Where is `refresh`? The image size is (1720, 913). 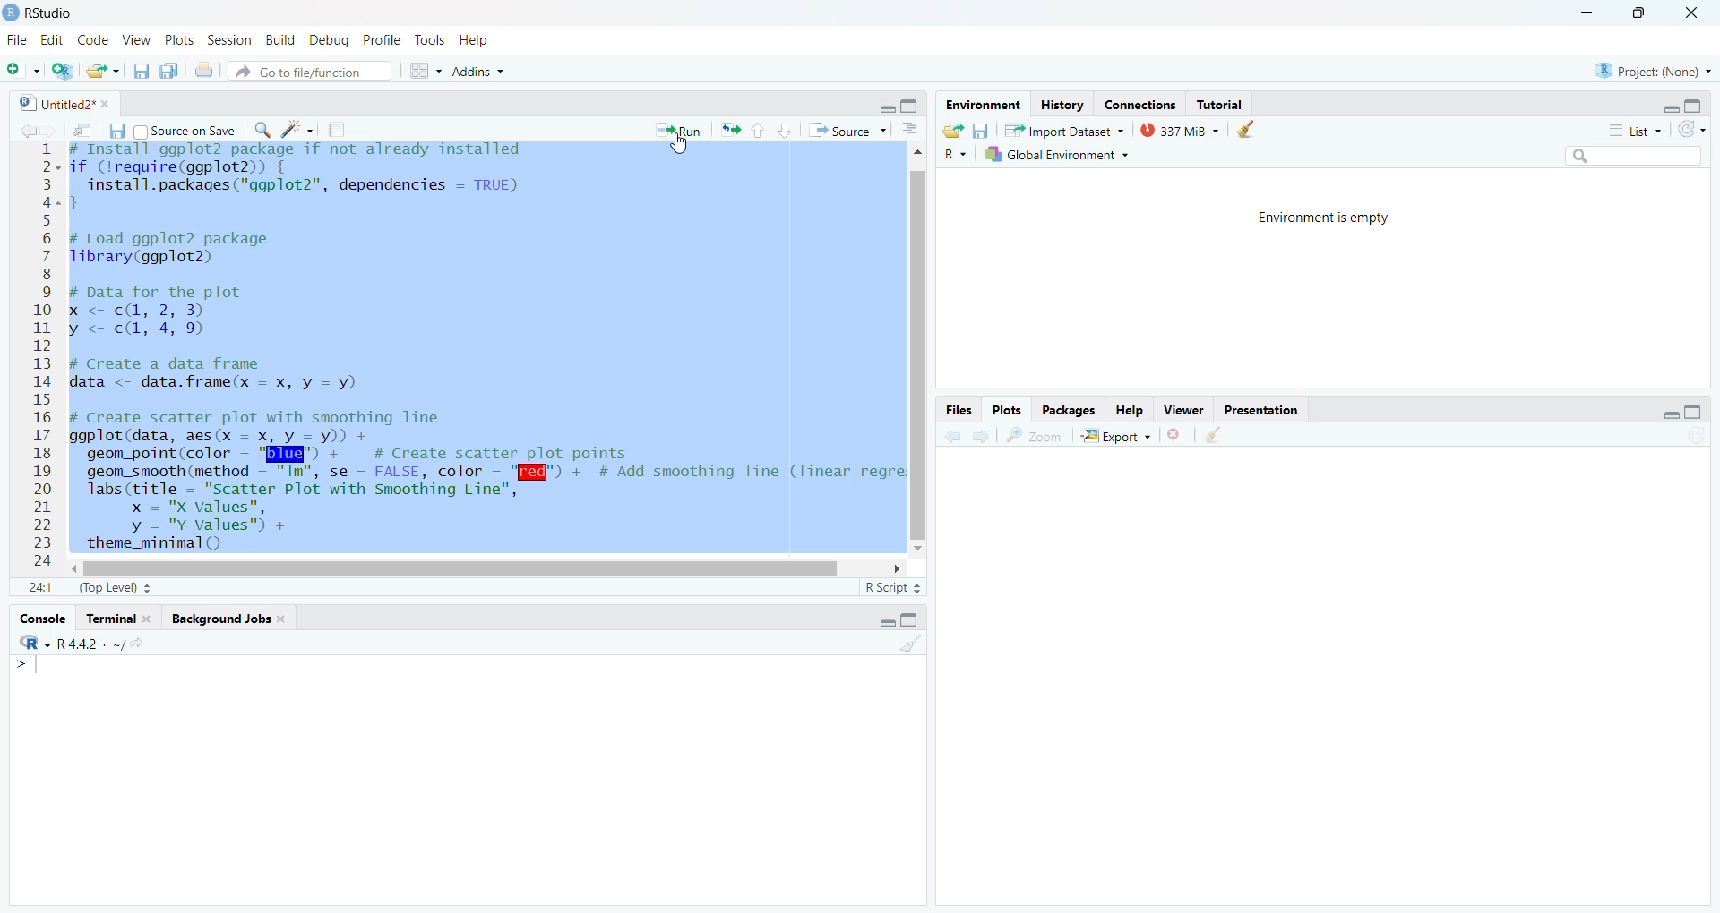 refresh is located at coordinates (1695, 129).